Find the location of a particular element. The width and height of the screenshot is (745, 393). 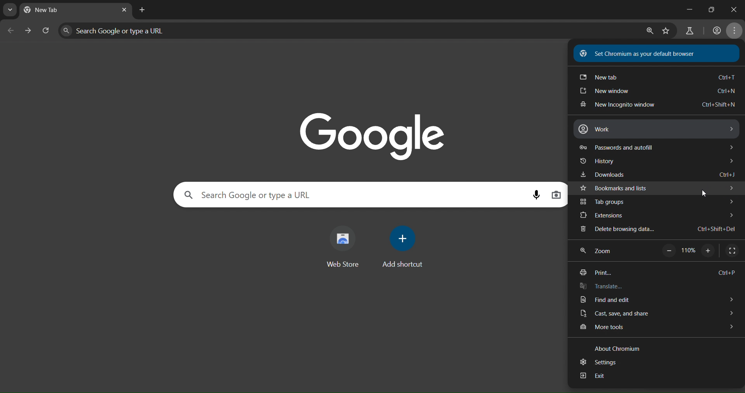

bookmarks and lists is located at coordinates (658, 188).